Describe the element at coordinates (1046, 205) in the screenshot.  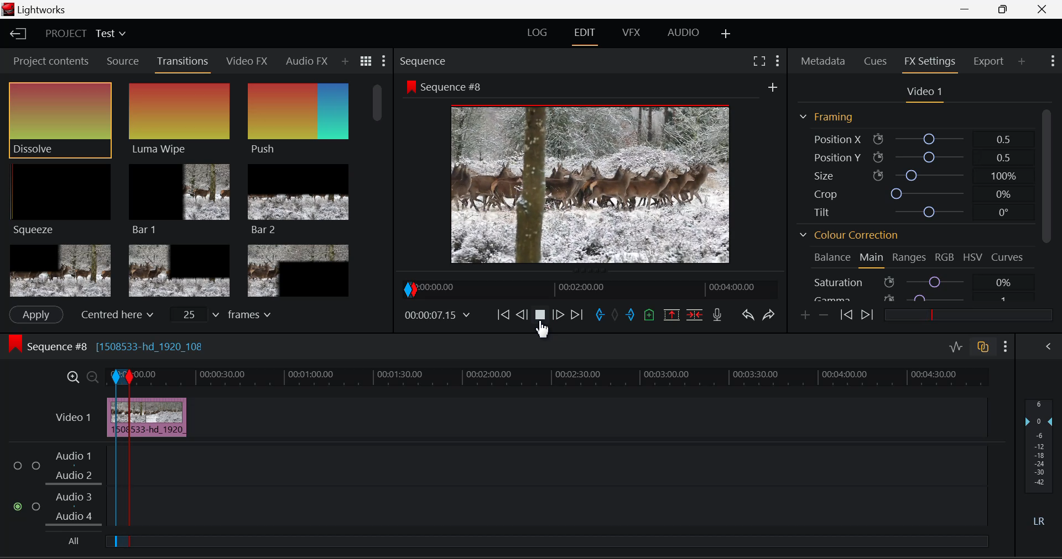
I see `Scroll Bar` at that location.